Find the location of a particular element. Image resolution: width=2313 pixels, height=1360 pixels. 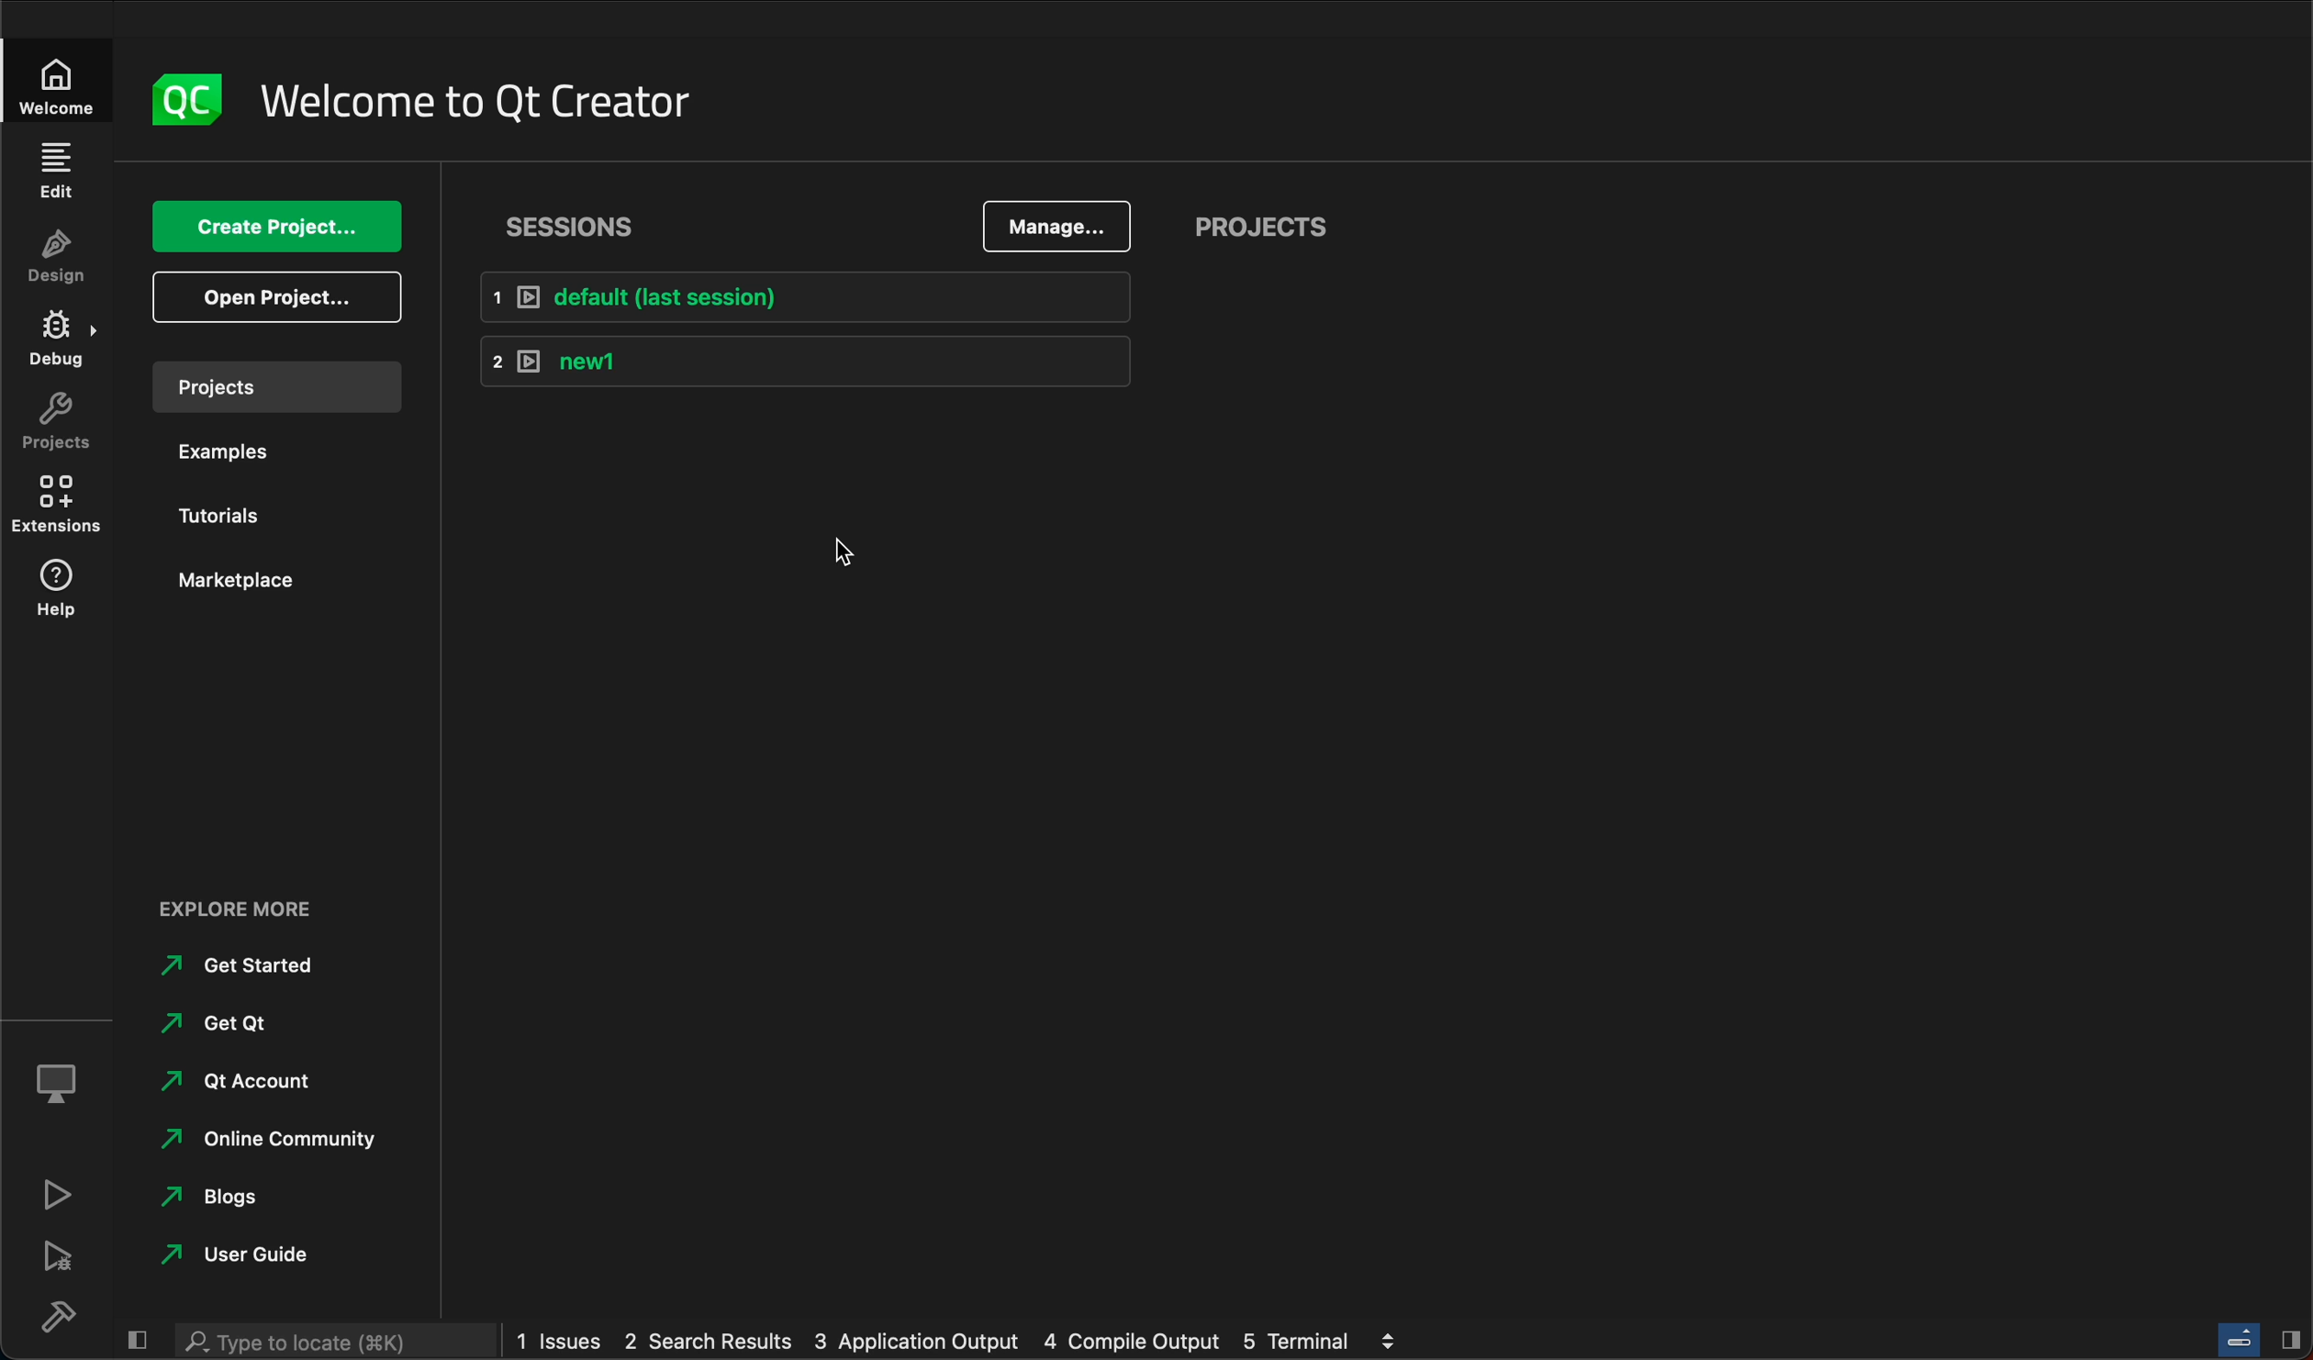

build is located at coordinates (70, 1316).